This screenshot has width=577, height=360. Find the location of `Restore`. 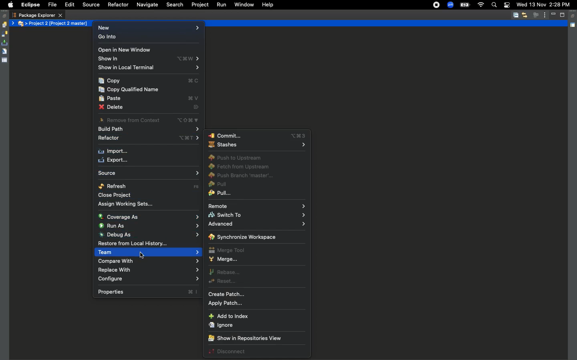

Restore is located at coordinates (5, 16).